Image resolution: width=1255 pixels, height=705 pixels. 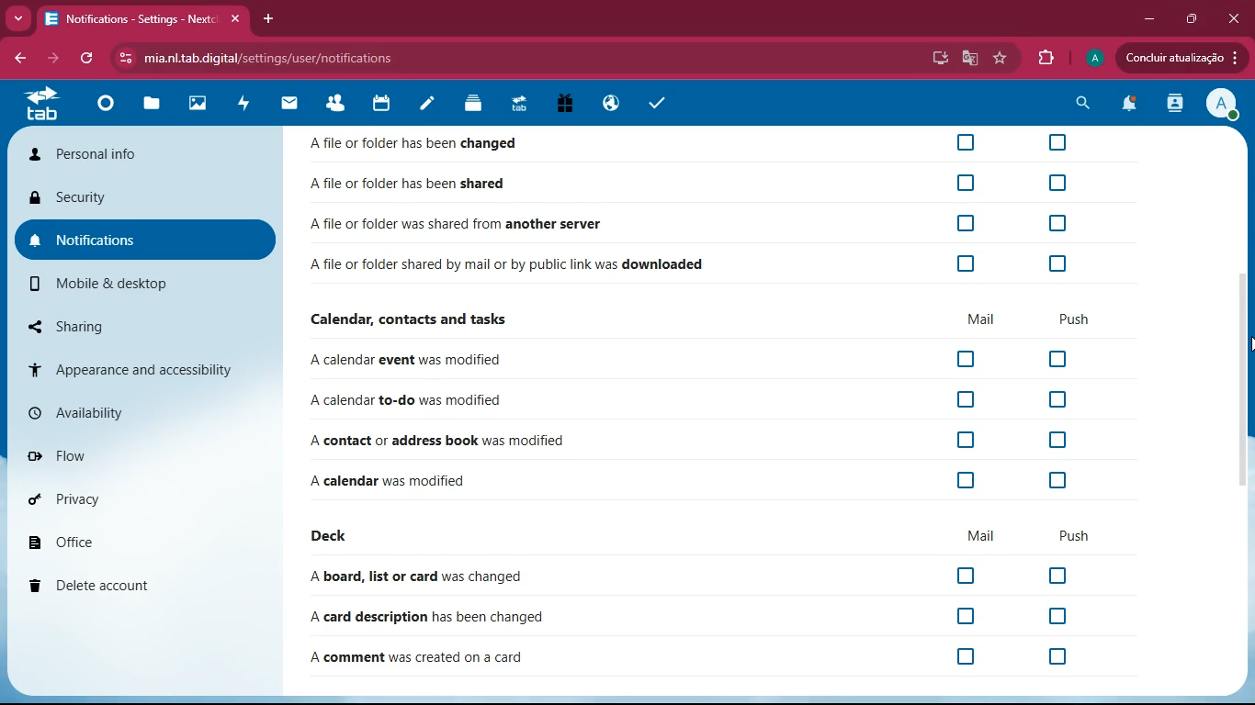 I want to click on appearance and accessibility, so click(x=144, y=365).